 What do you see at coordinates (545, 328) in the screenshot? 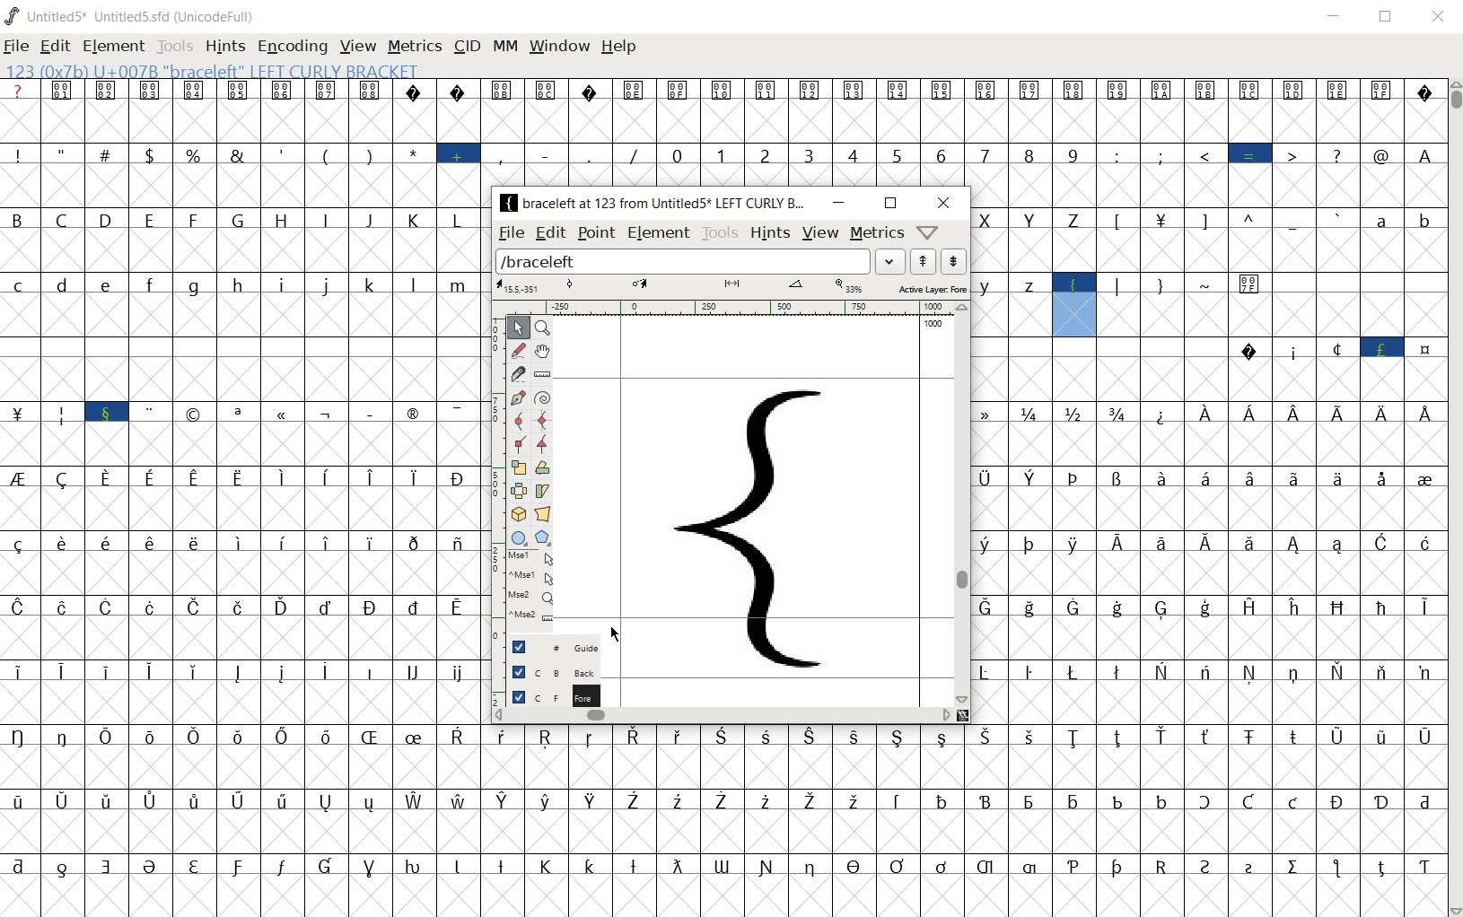
I see `MAGNIFY` at bounding box center [545, 328].